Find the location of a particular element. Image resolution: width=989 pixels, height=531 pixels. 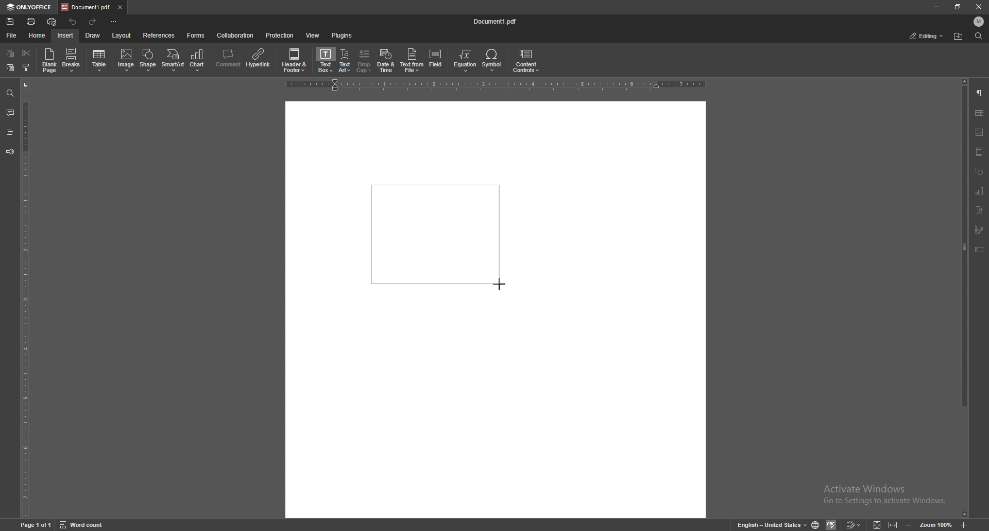

plugins is located at coordinates (342, 35).